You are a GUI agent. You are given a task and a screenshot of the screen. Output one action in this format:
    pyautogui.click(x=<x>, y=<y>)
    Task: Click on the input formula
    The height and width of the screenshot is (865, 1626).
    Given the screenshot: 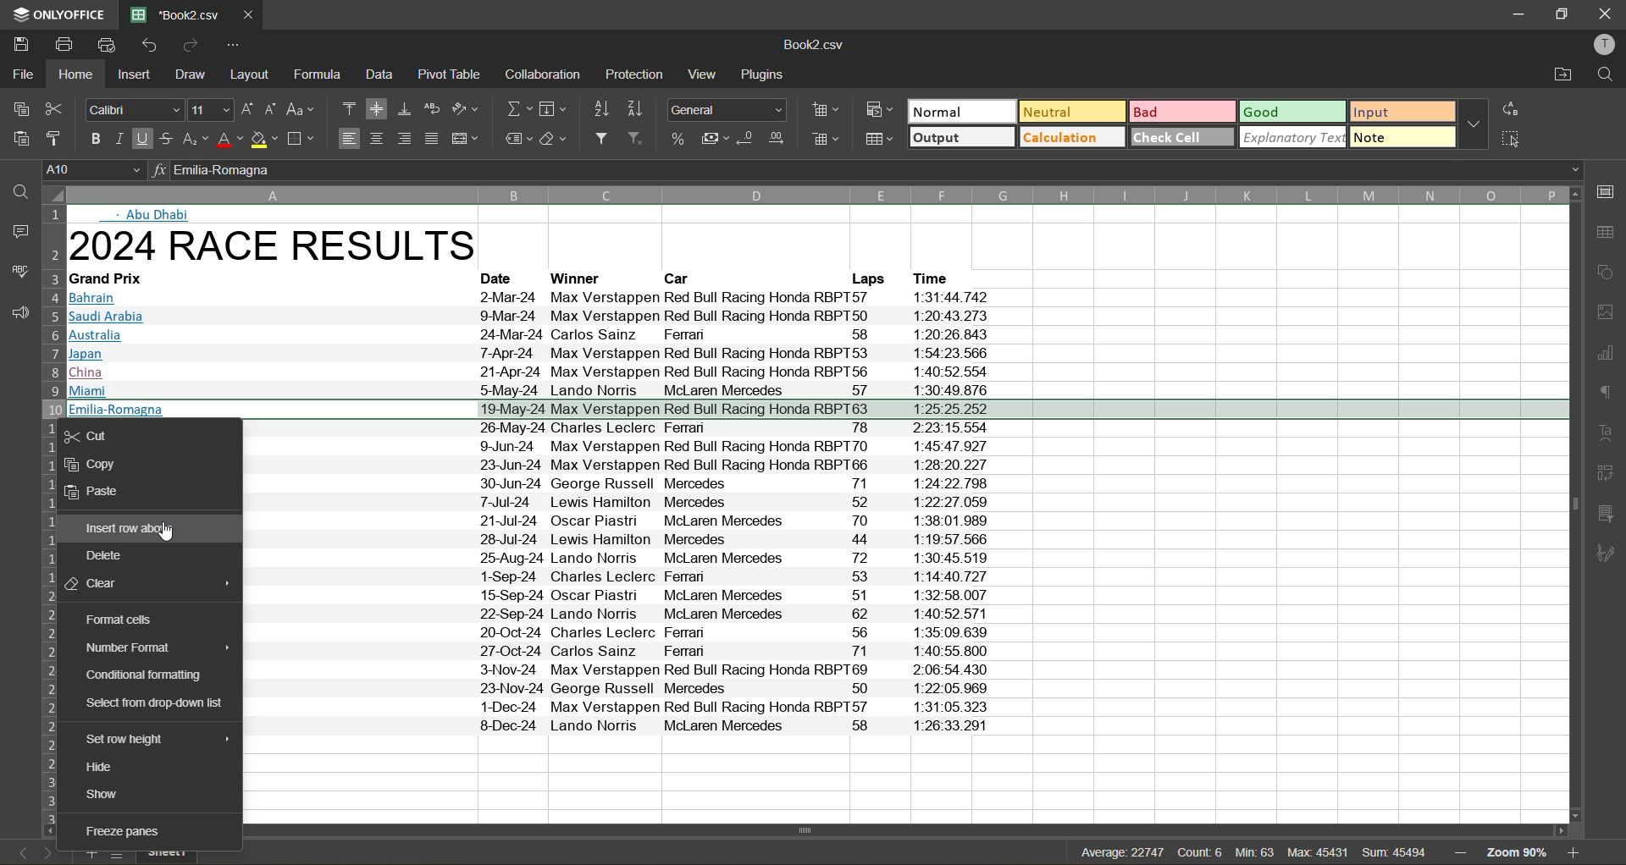 What is the action you would take?
    pyautogui.click(x=158, y=171)
    